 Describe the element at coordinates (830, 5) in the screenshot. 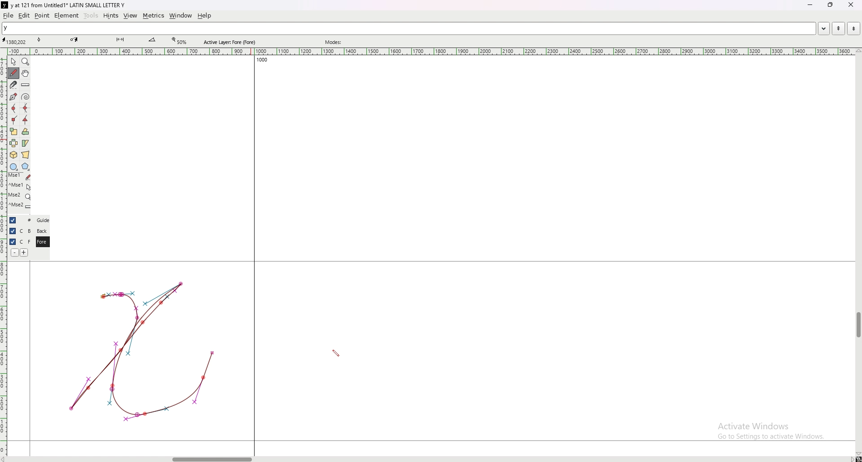

I see `resize` at that location.